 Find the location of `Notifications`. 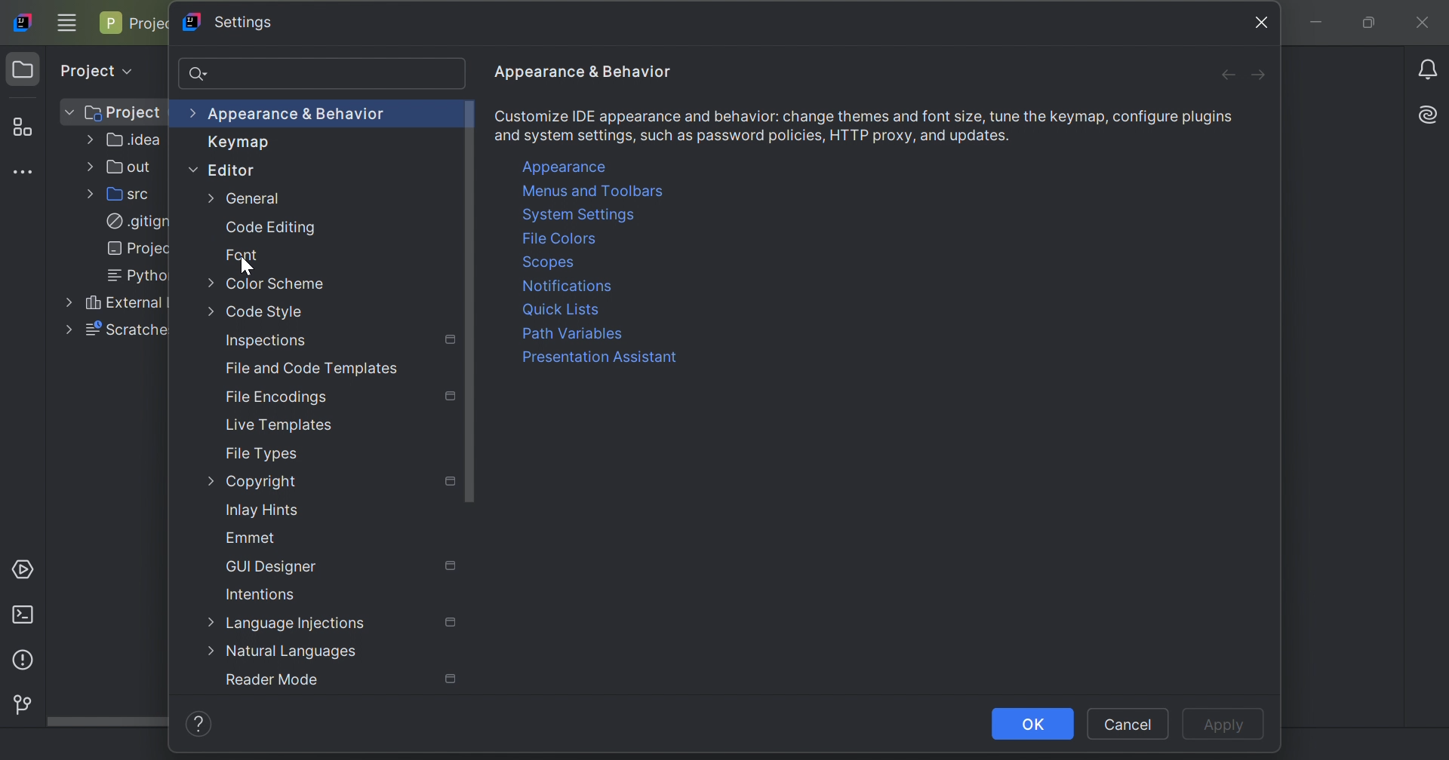

Notifications is located at coordinates (1430, 69).